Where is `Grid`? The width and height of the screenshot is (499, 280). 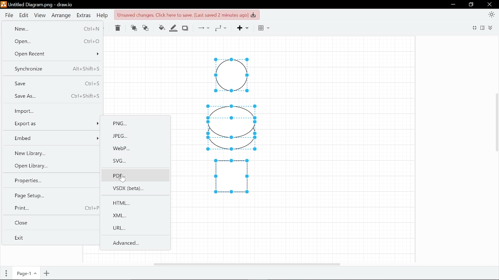 Grid is located at coordinates (263, 28).